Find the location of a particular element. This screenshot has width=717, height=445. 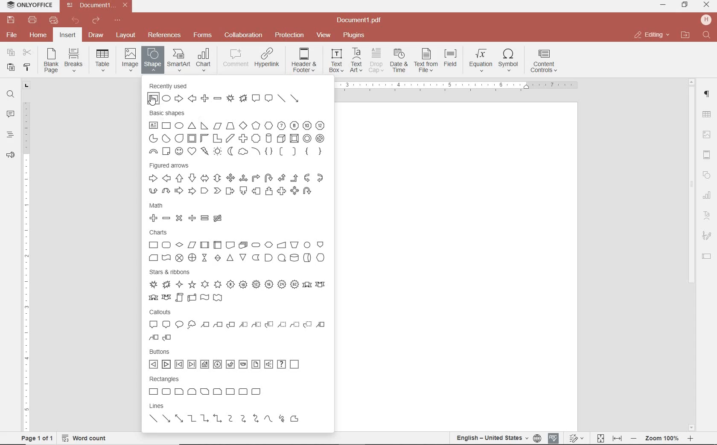

INSERT TEXT ART is located at coordinates (356, 61).